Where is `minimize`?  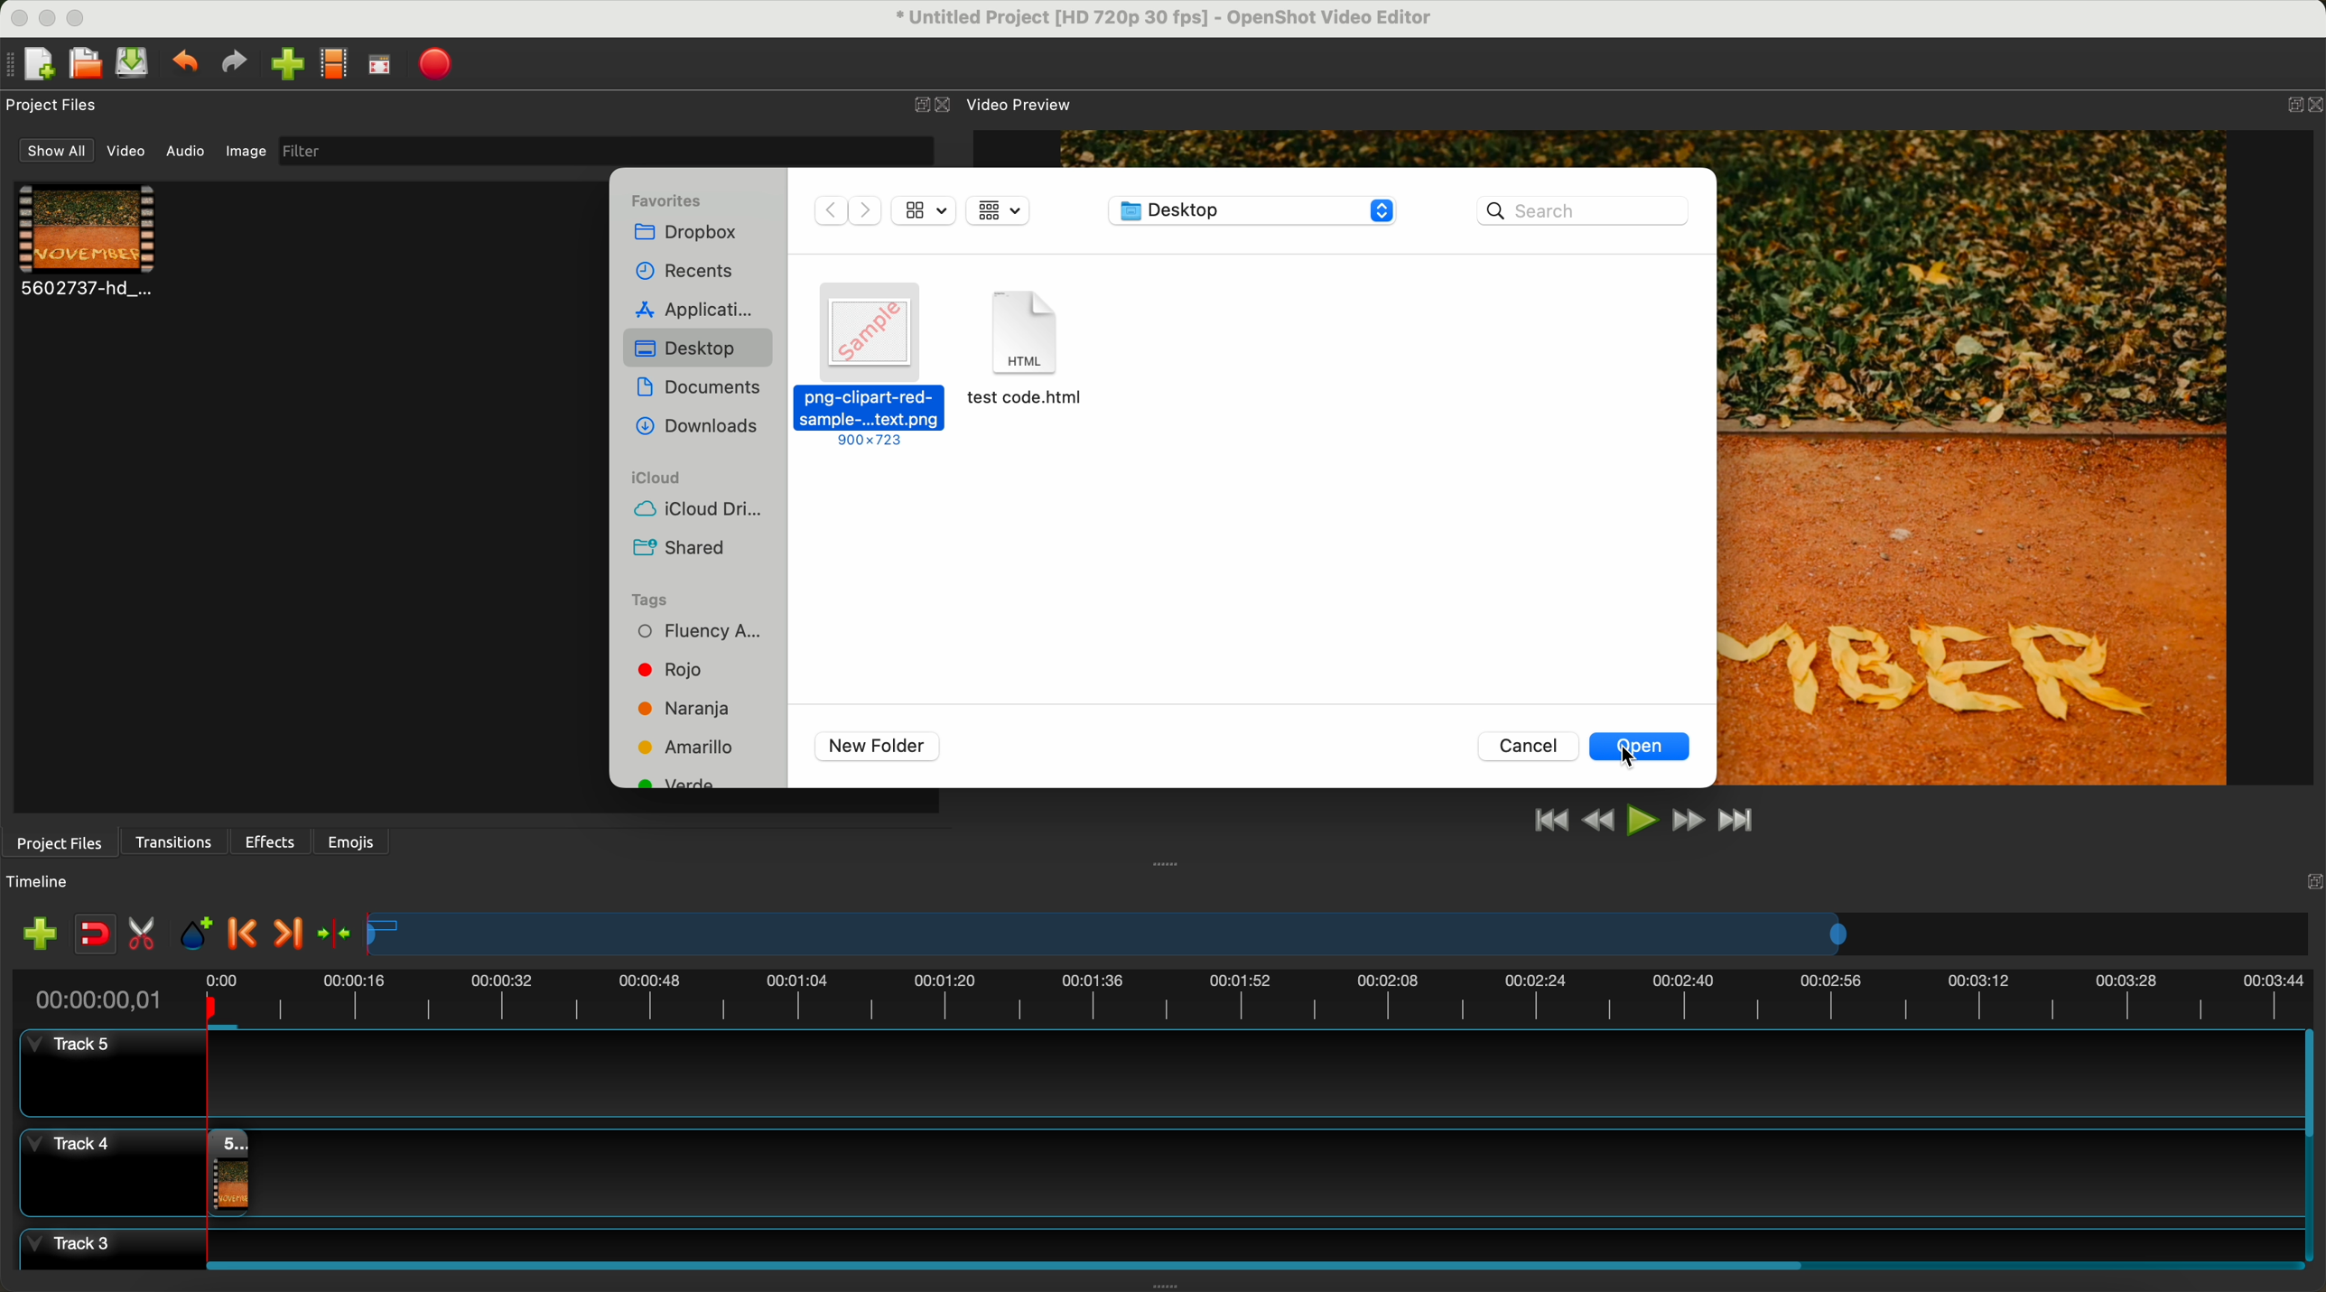
minimize is located at coordinates (48, 22).